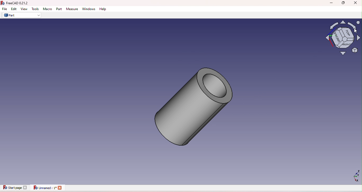 The image size is (362, 192). What do you see at coordinates (5, 9) in the screenshot?
I see `File` at bounding box center [5, 9].